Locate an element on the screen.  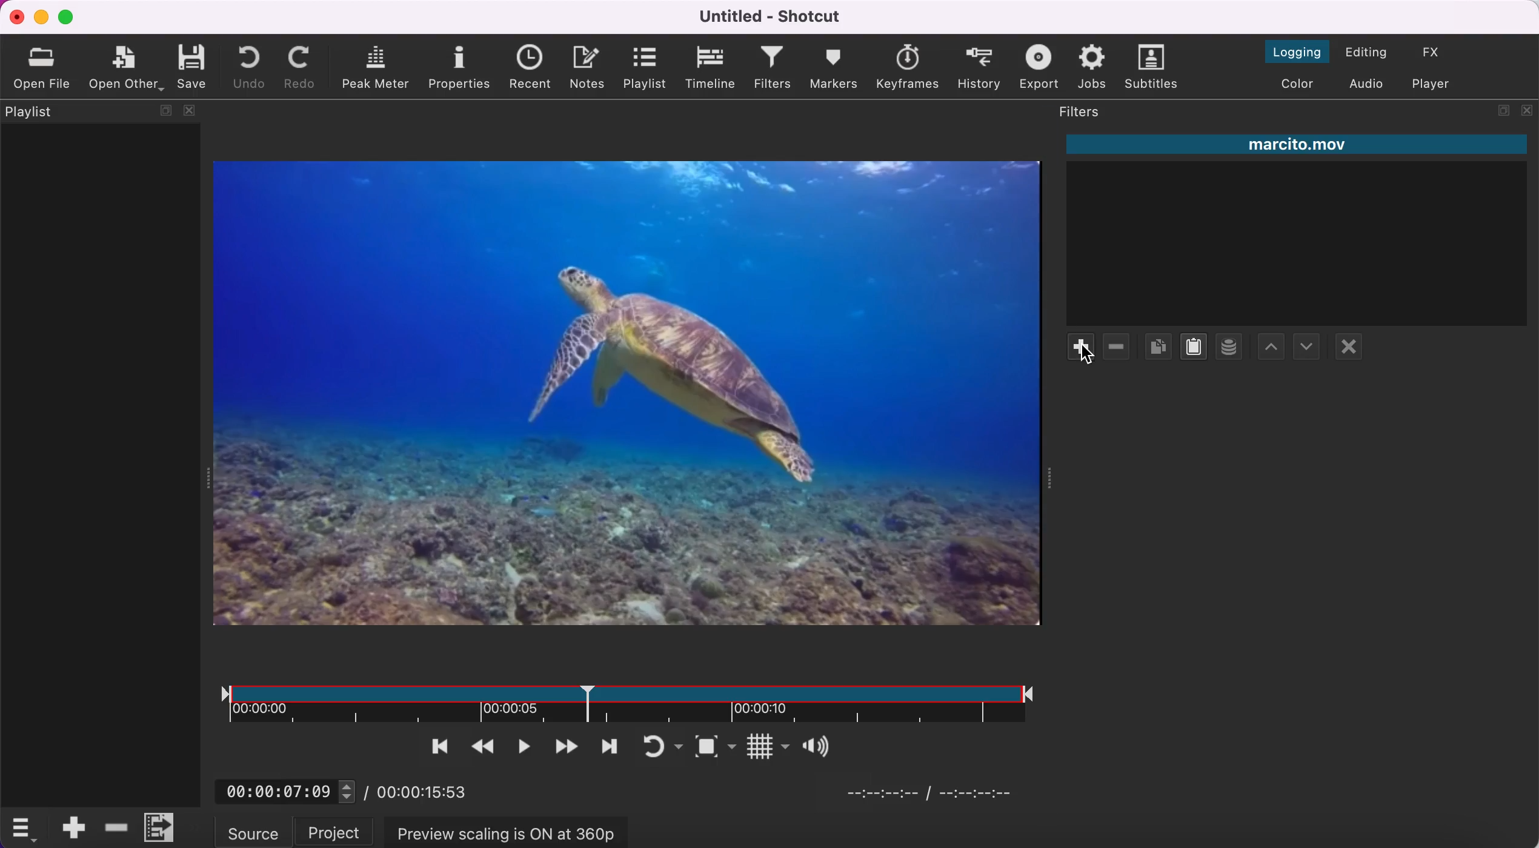
notes is located at coordinates (591, 69).